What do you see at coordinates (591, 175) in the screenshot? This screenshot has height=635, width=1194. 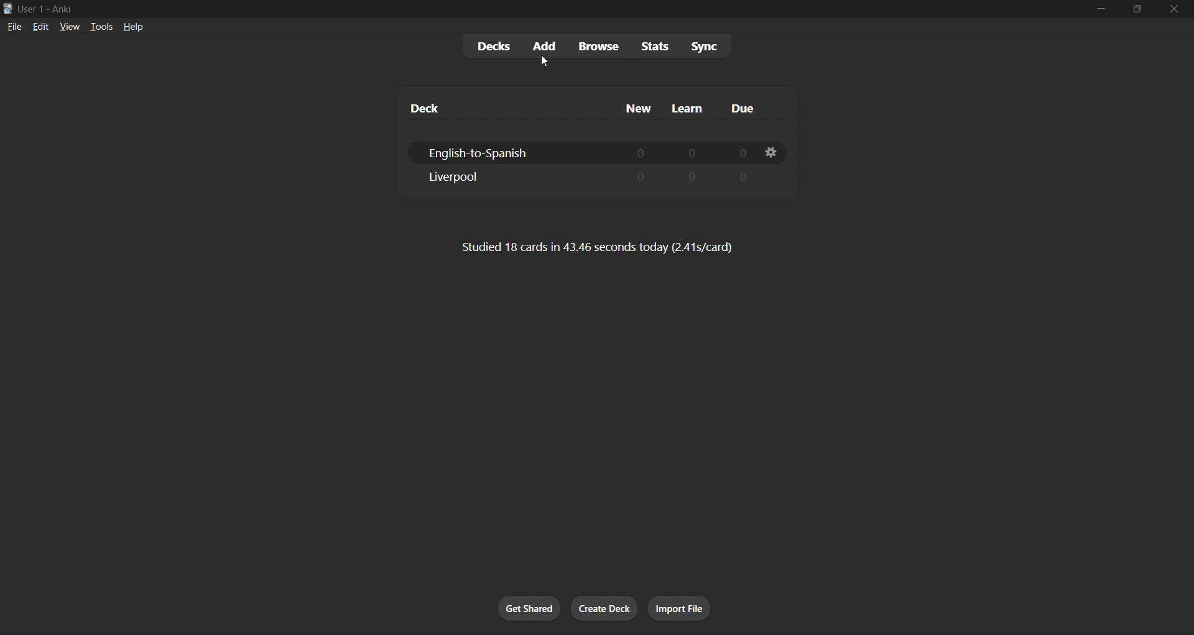 I see `liverpool deck` at bounding box center [591, 175].